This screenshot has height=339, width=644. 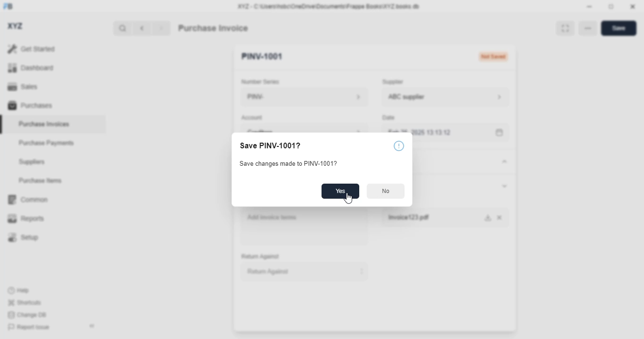 What do you see at coordinates (633, 6) in the screenshot?
I see `close` at bounding box center [633, 6].